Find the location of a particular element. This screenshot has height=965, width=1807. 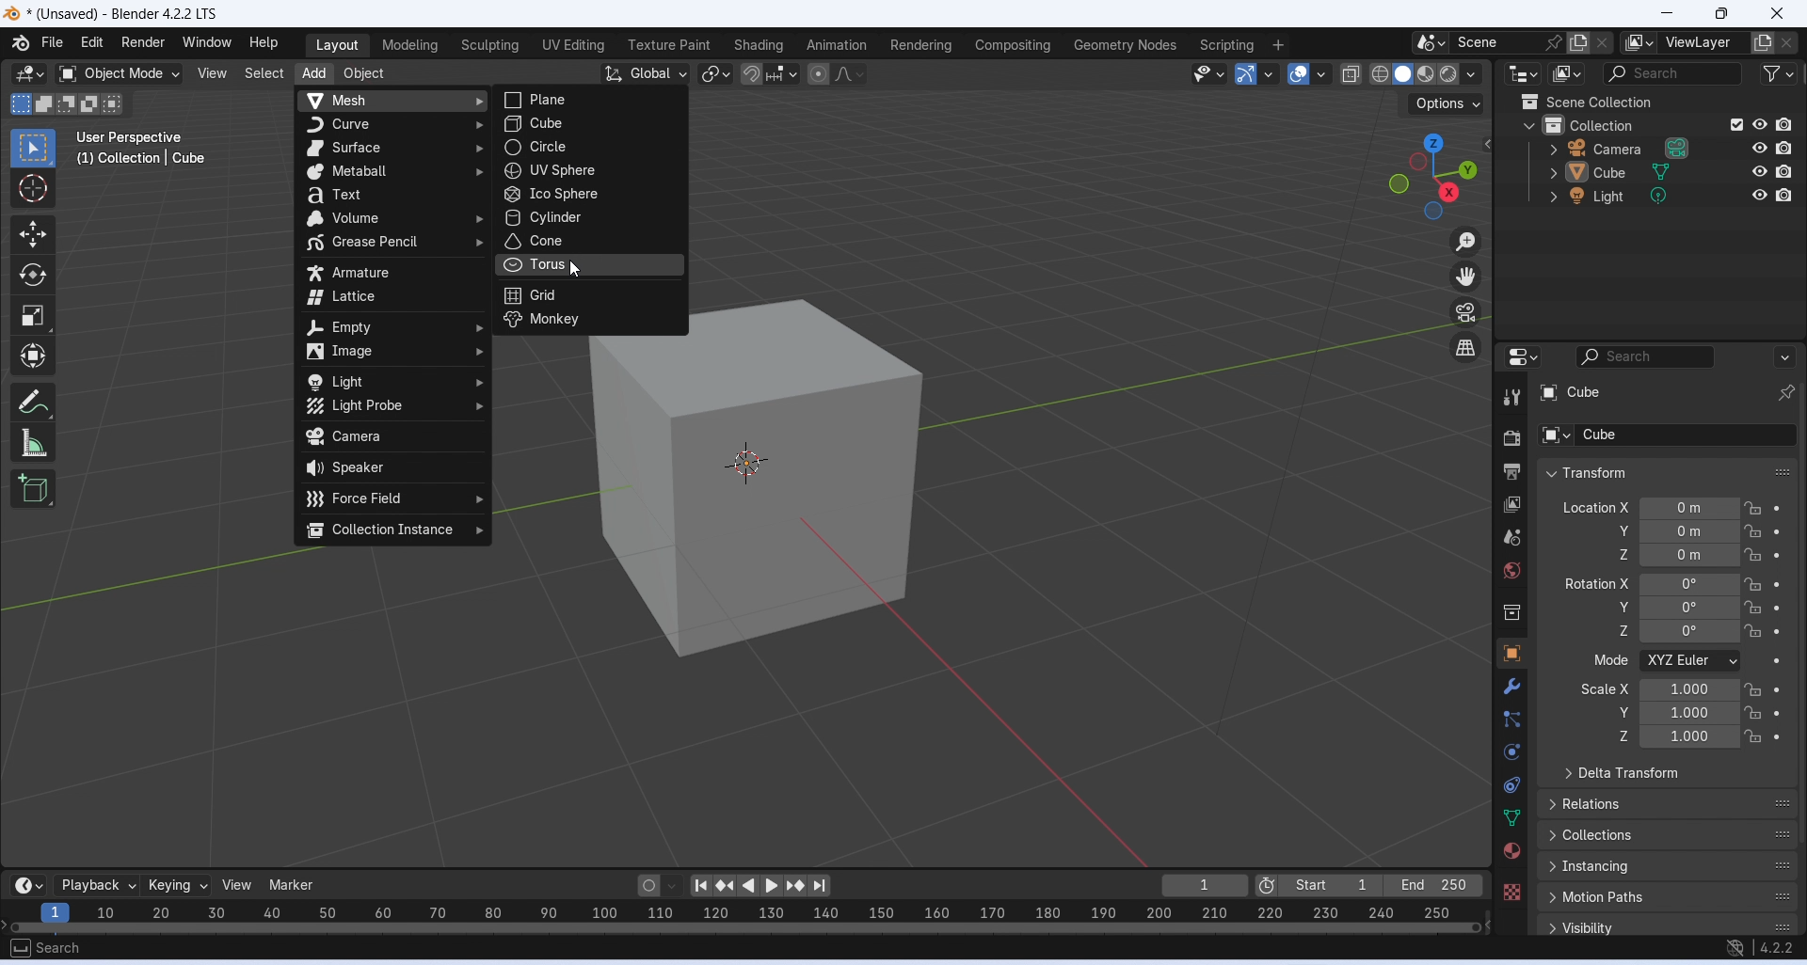

Playback is located at coordinates (94, 884).